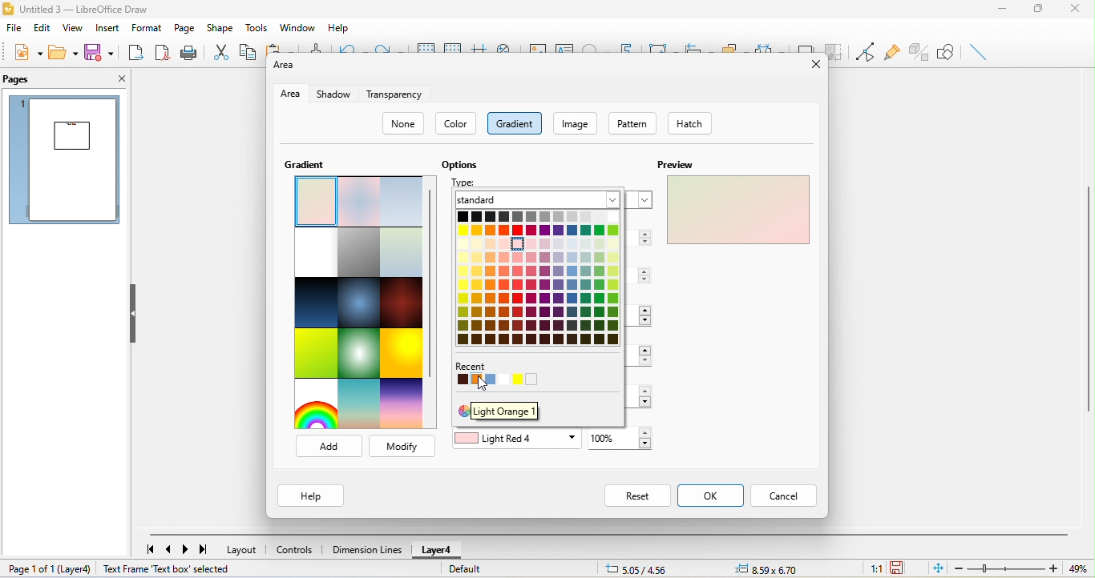 The height and width of the screenshot is (578, 1095). What do you see at coordinates (484, 383) in the screenshot?
I see `cursor movement` at bounding box center [484, 383].